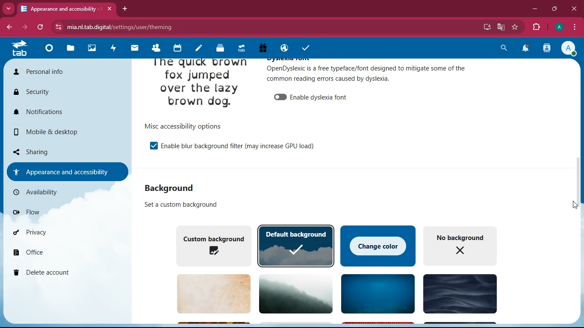 The height and width of the screenshot is (328, 584). I want to click on description, so click(177, 205).